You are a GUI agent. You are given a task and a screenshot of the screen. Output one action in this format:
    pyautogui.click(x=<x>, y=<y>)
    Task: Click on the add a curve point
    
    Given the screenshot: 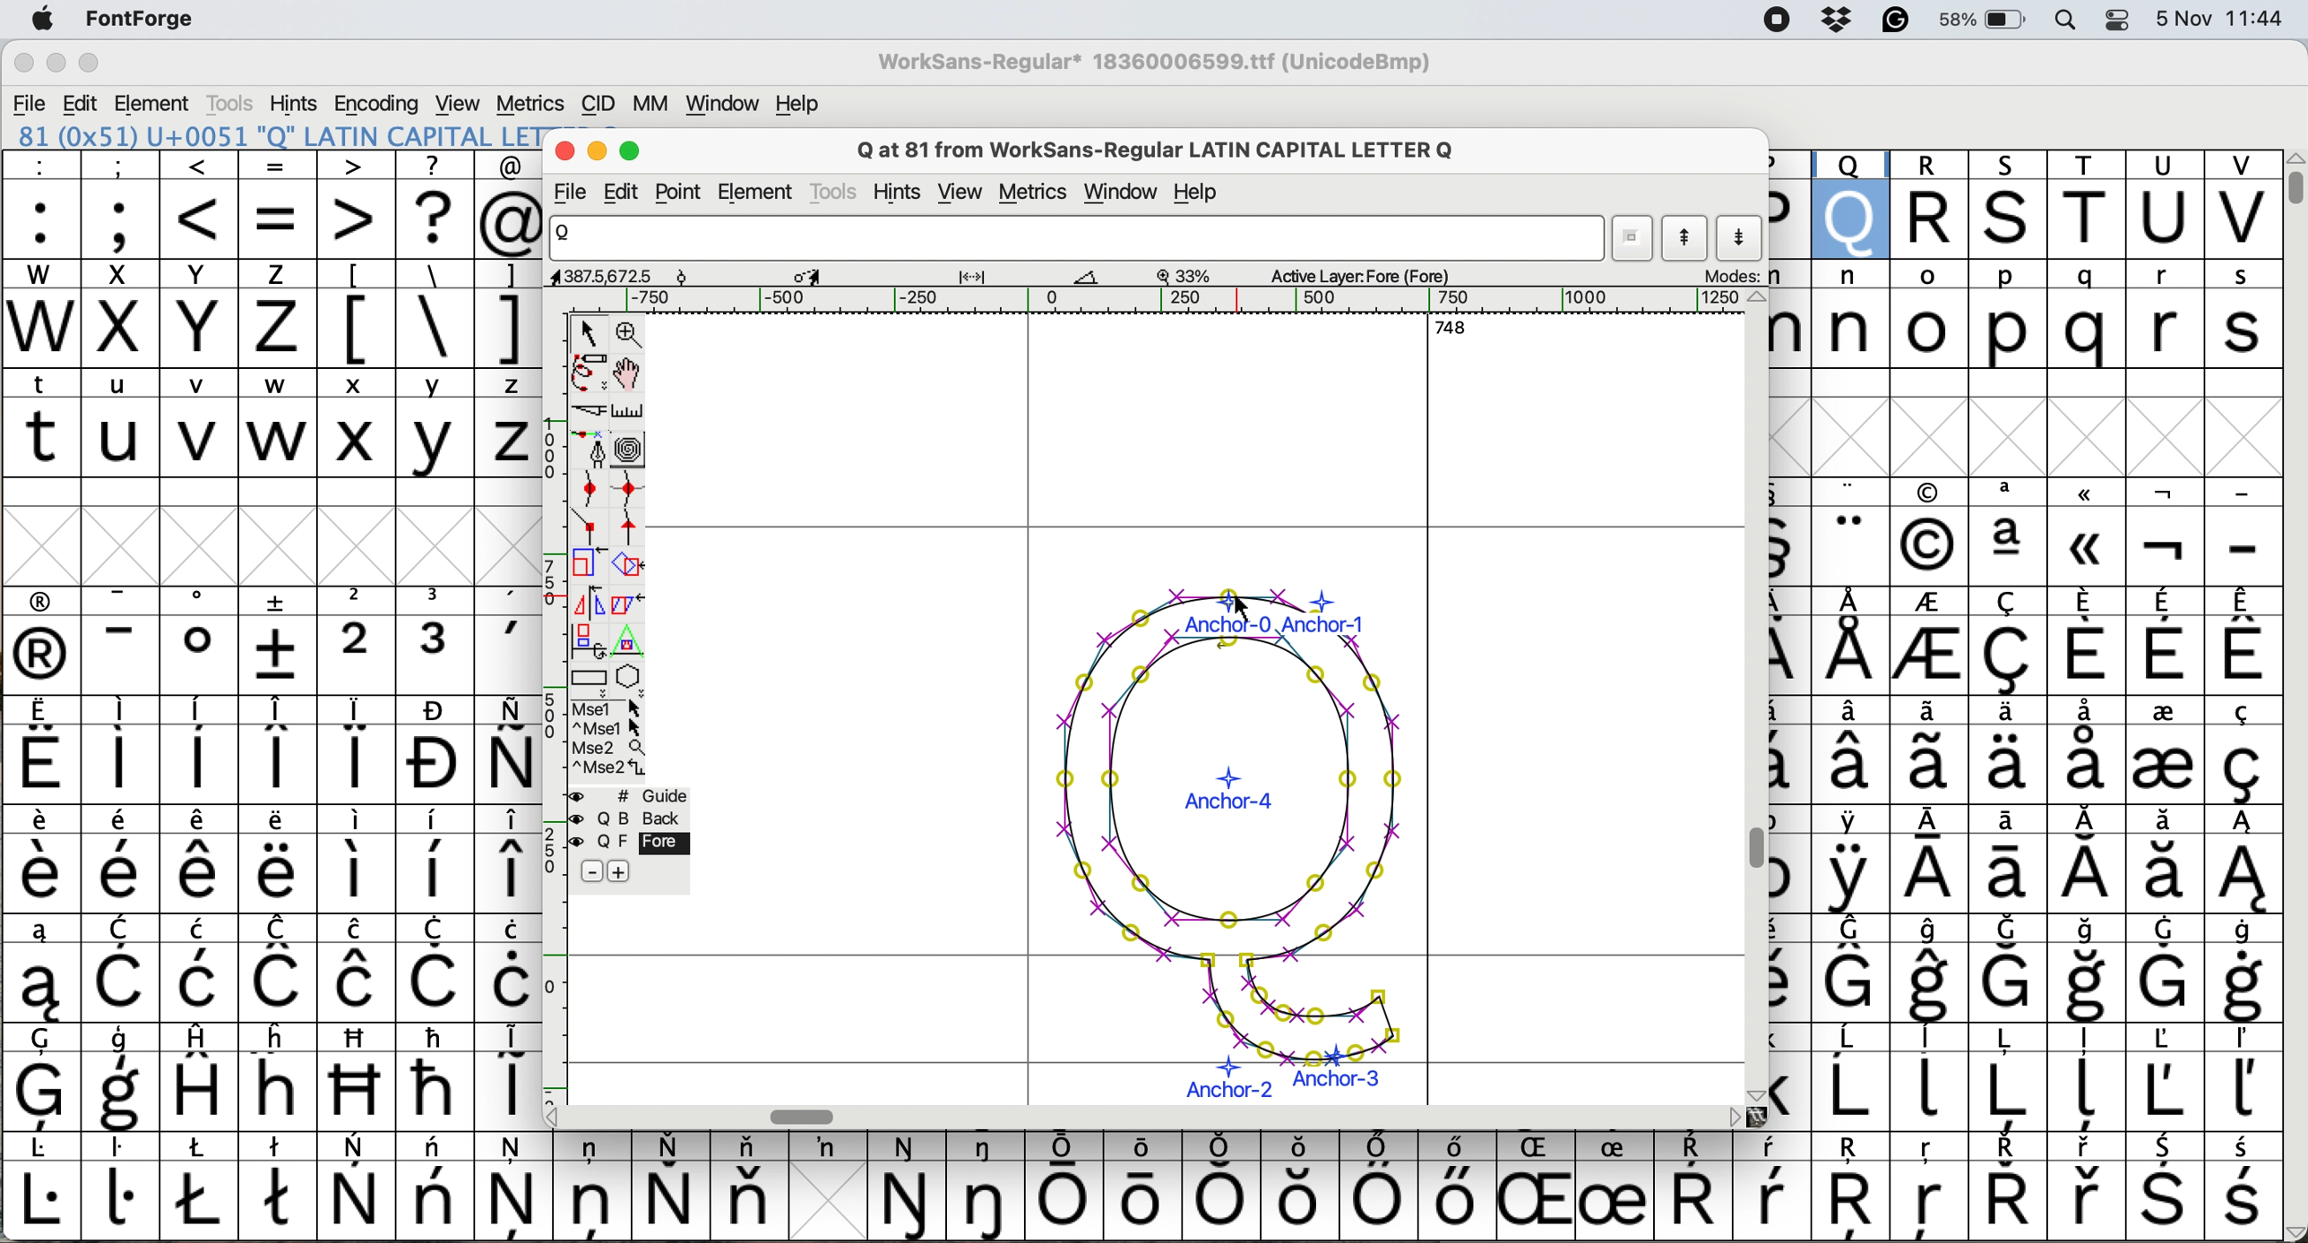 What is the action you would take?
    pyautogui.click(x=586, y=488)
    